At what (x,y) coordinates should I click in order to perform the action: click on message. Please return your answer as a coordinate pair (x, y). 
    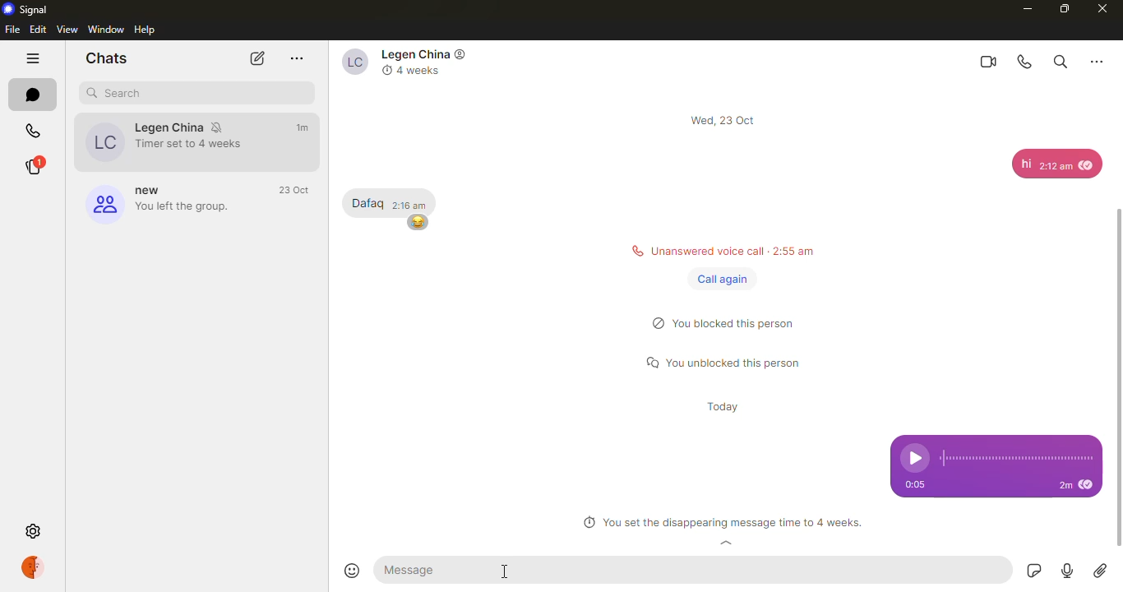
    Looking at the image, I should click on (428, 570).